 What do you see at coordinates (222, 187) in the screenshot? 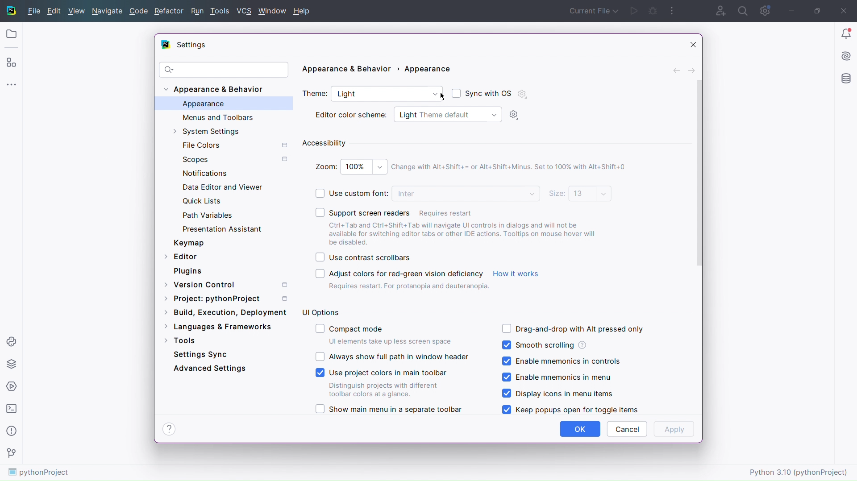
I see `Data Editor and Viewer` at bounding box center [222, 187].